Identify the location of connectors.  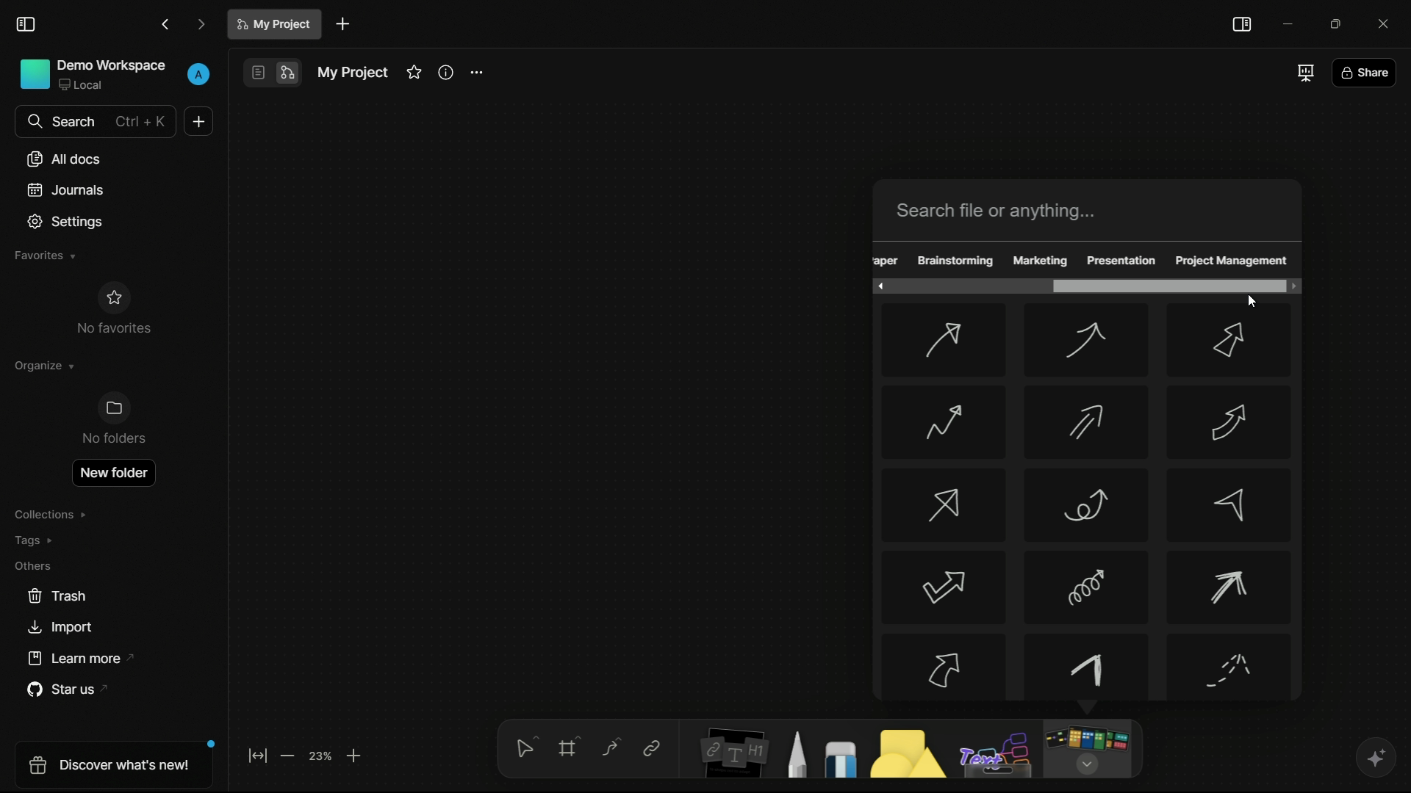
(611, 748).